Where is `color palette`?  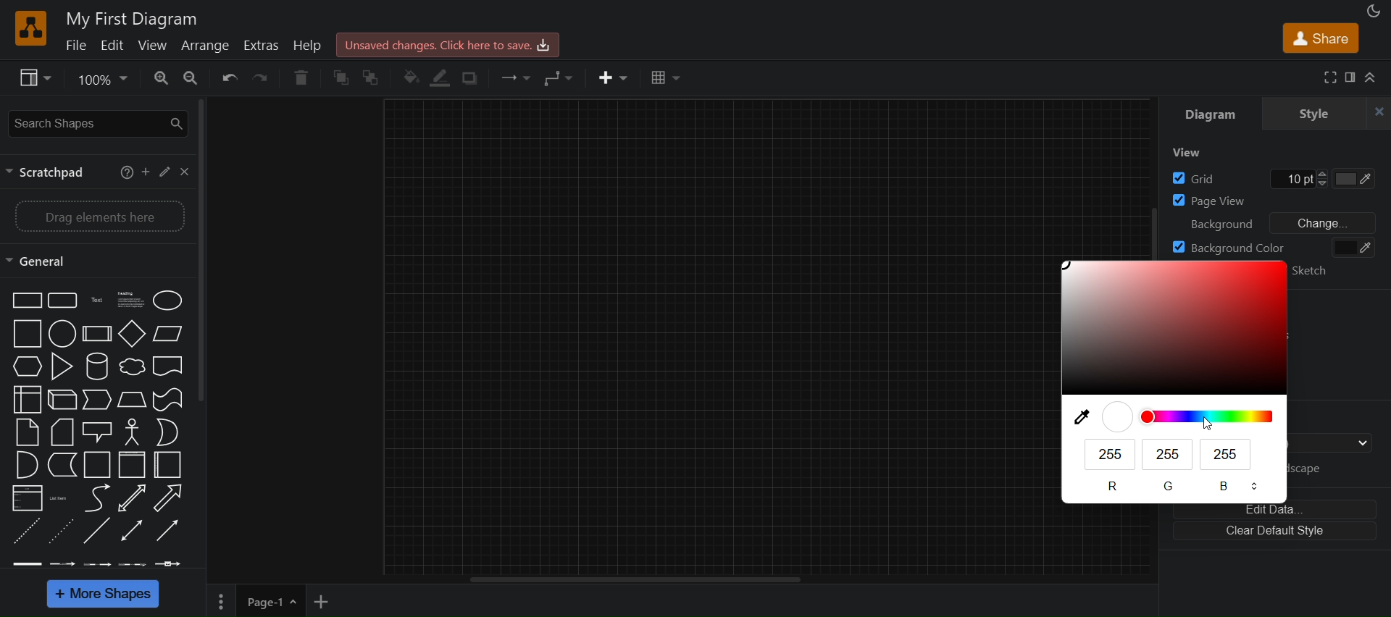
color palette is located at coordinates (1174, 382).